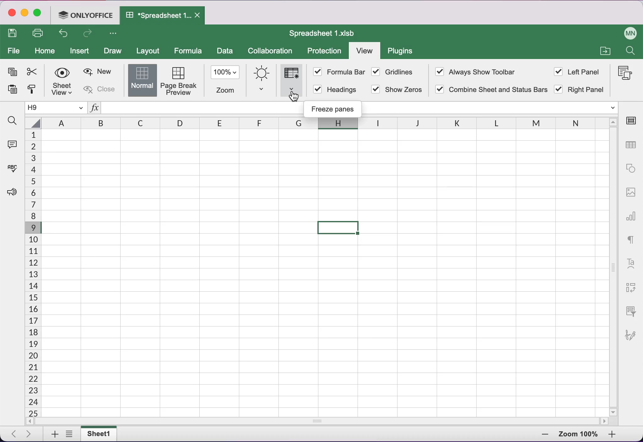  What do you see at coordinates (631, 51) in the screenshot?
I see `find` at bounding box center [631, 51].